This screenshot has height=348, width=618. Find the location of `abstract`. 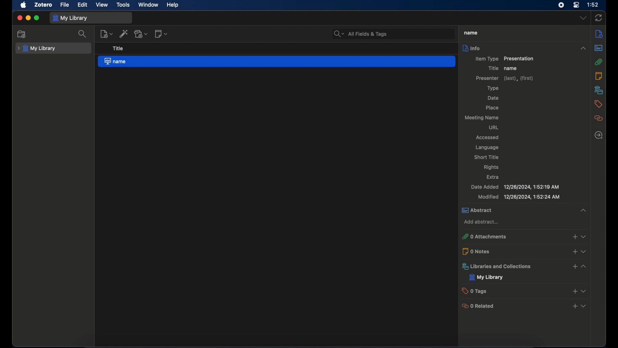

abstract is located at coordinates (599, 48).